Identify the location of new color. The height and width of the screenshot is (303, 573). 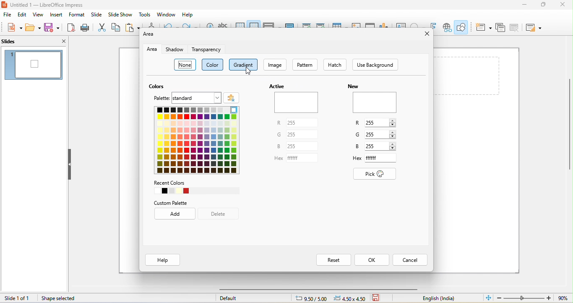
(375, 103).